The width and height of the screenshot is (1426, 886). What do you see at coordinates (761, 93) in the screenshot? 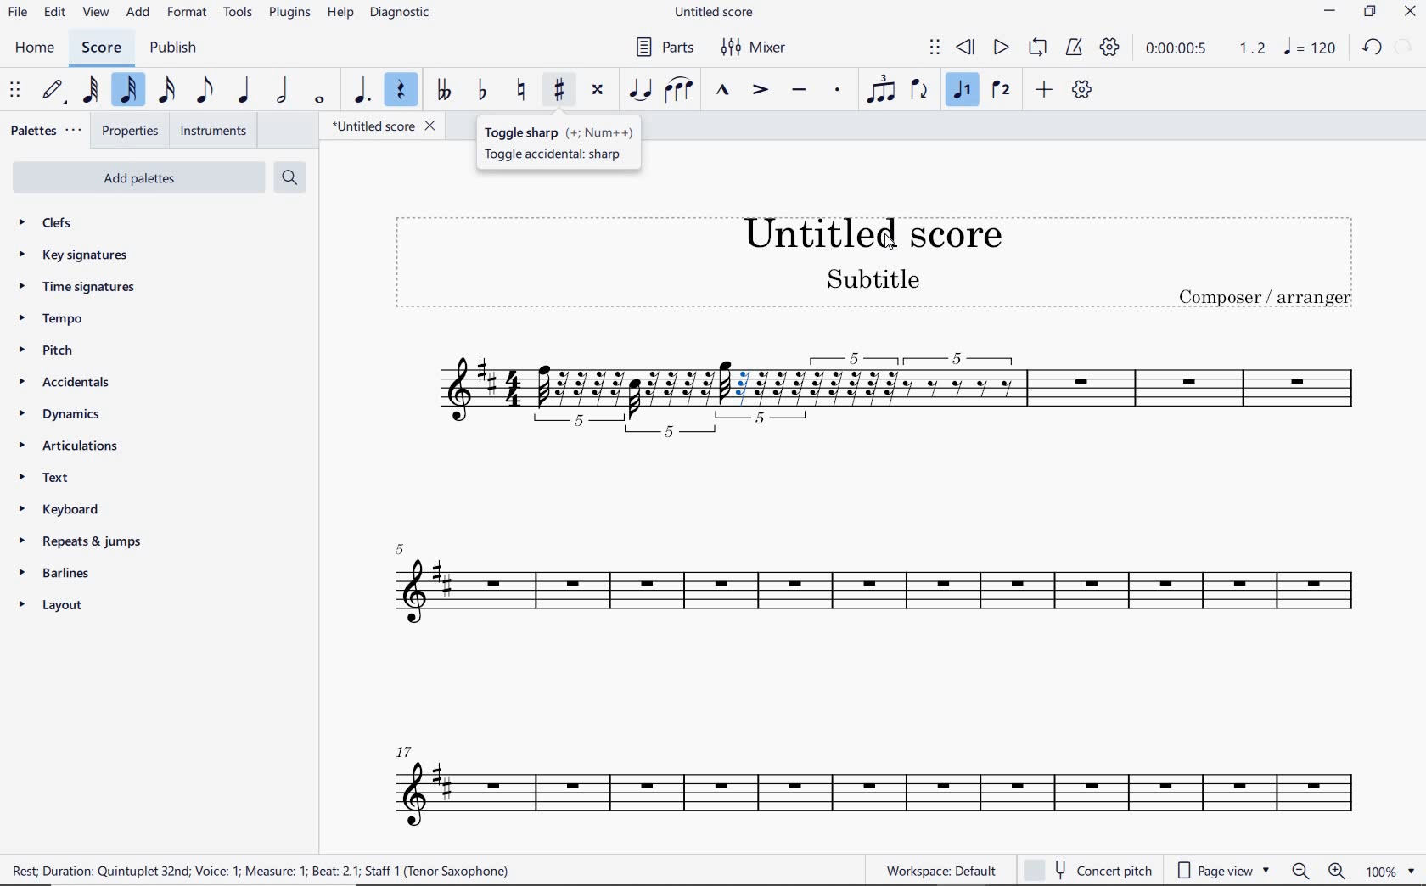
I see `ACCENT` at bounding box center [761, 93].